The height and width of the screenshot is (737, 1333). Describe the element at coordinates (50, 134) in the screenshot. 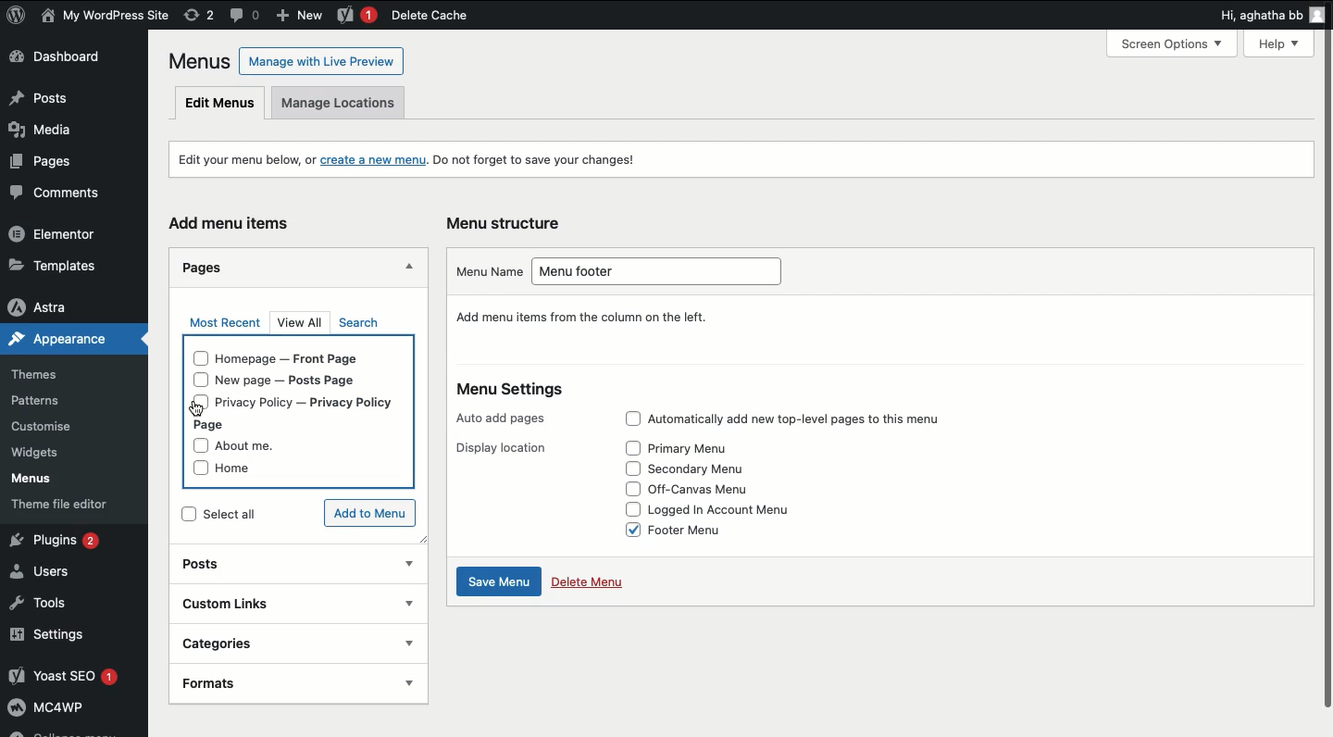

I see `Media` at that location.